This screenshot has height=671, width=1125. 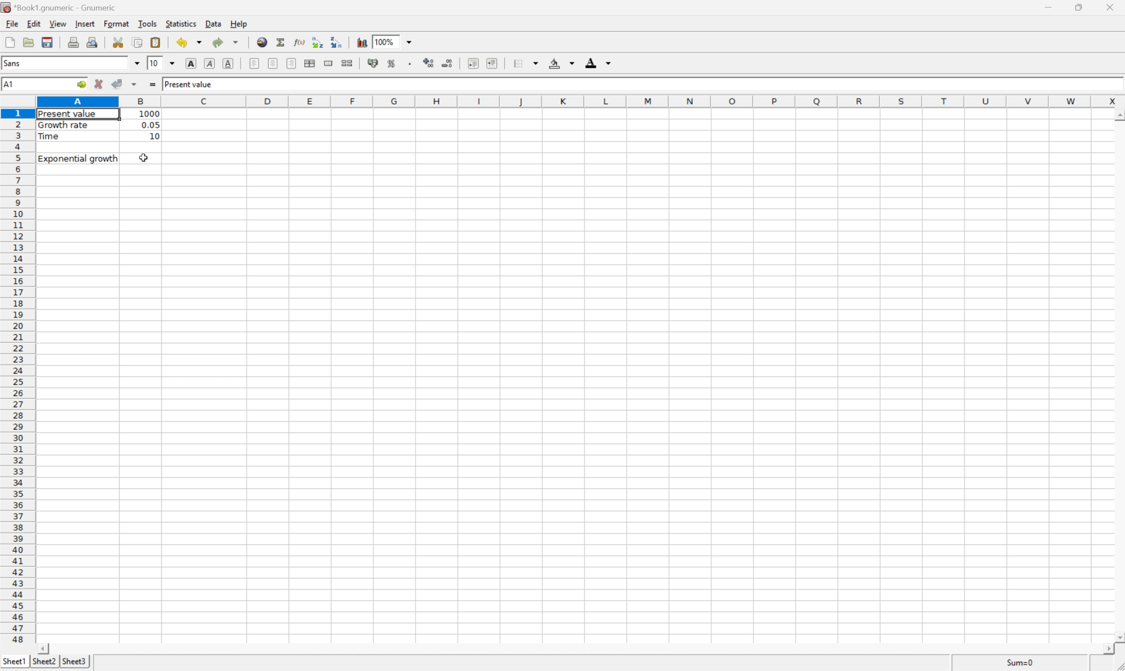 I want to click on Scroll Left, so click(x=46, y=647).